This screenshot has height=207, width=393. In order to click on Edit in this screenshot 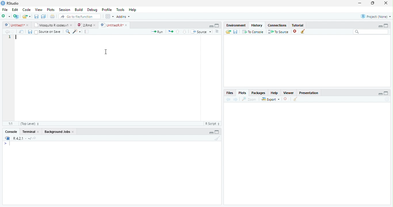, I will do `click(15, 10)`.